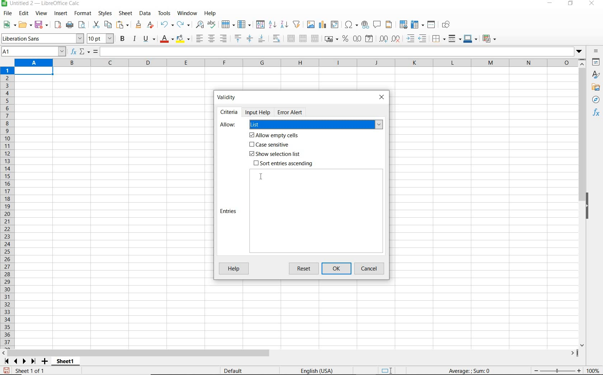  I want to click on delete decimal place, so click(396, 38).